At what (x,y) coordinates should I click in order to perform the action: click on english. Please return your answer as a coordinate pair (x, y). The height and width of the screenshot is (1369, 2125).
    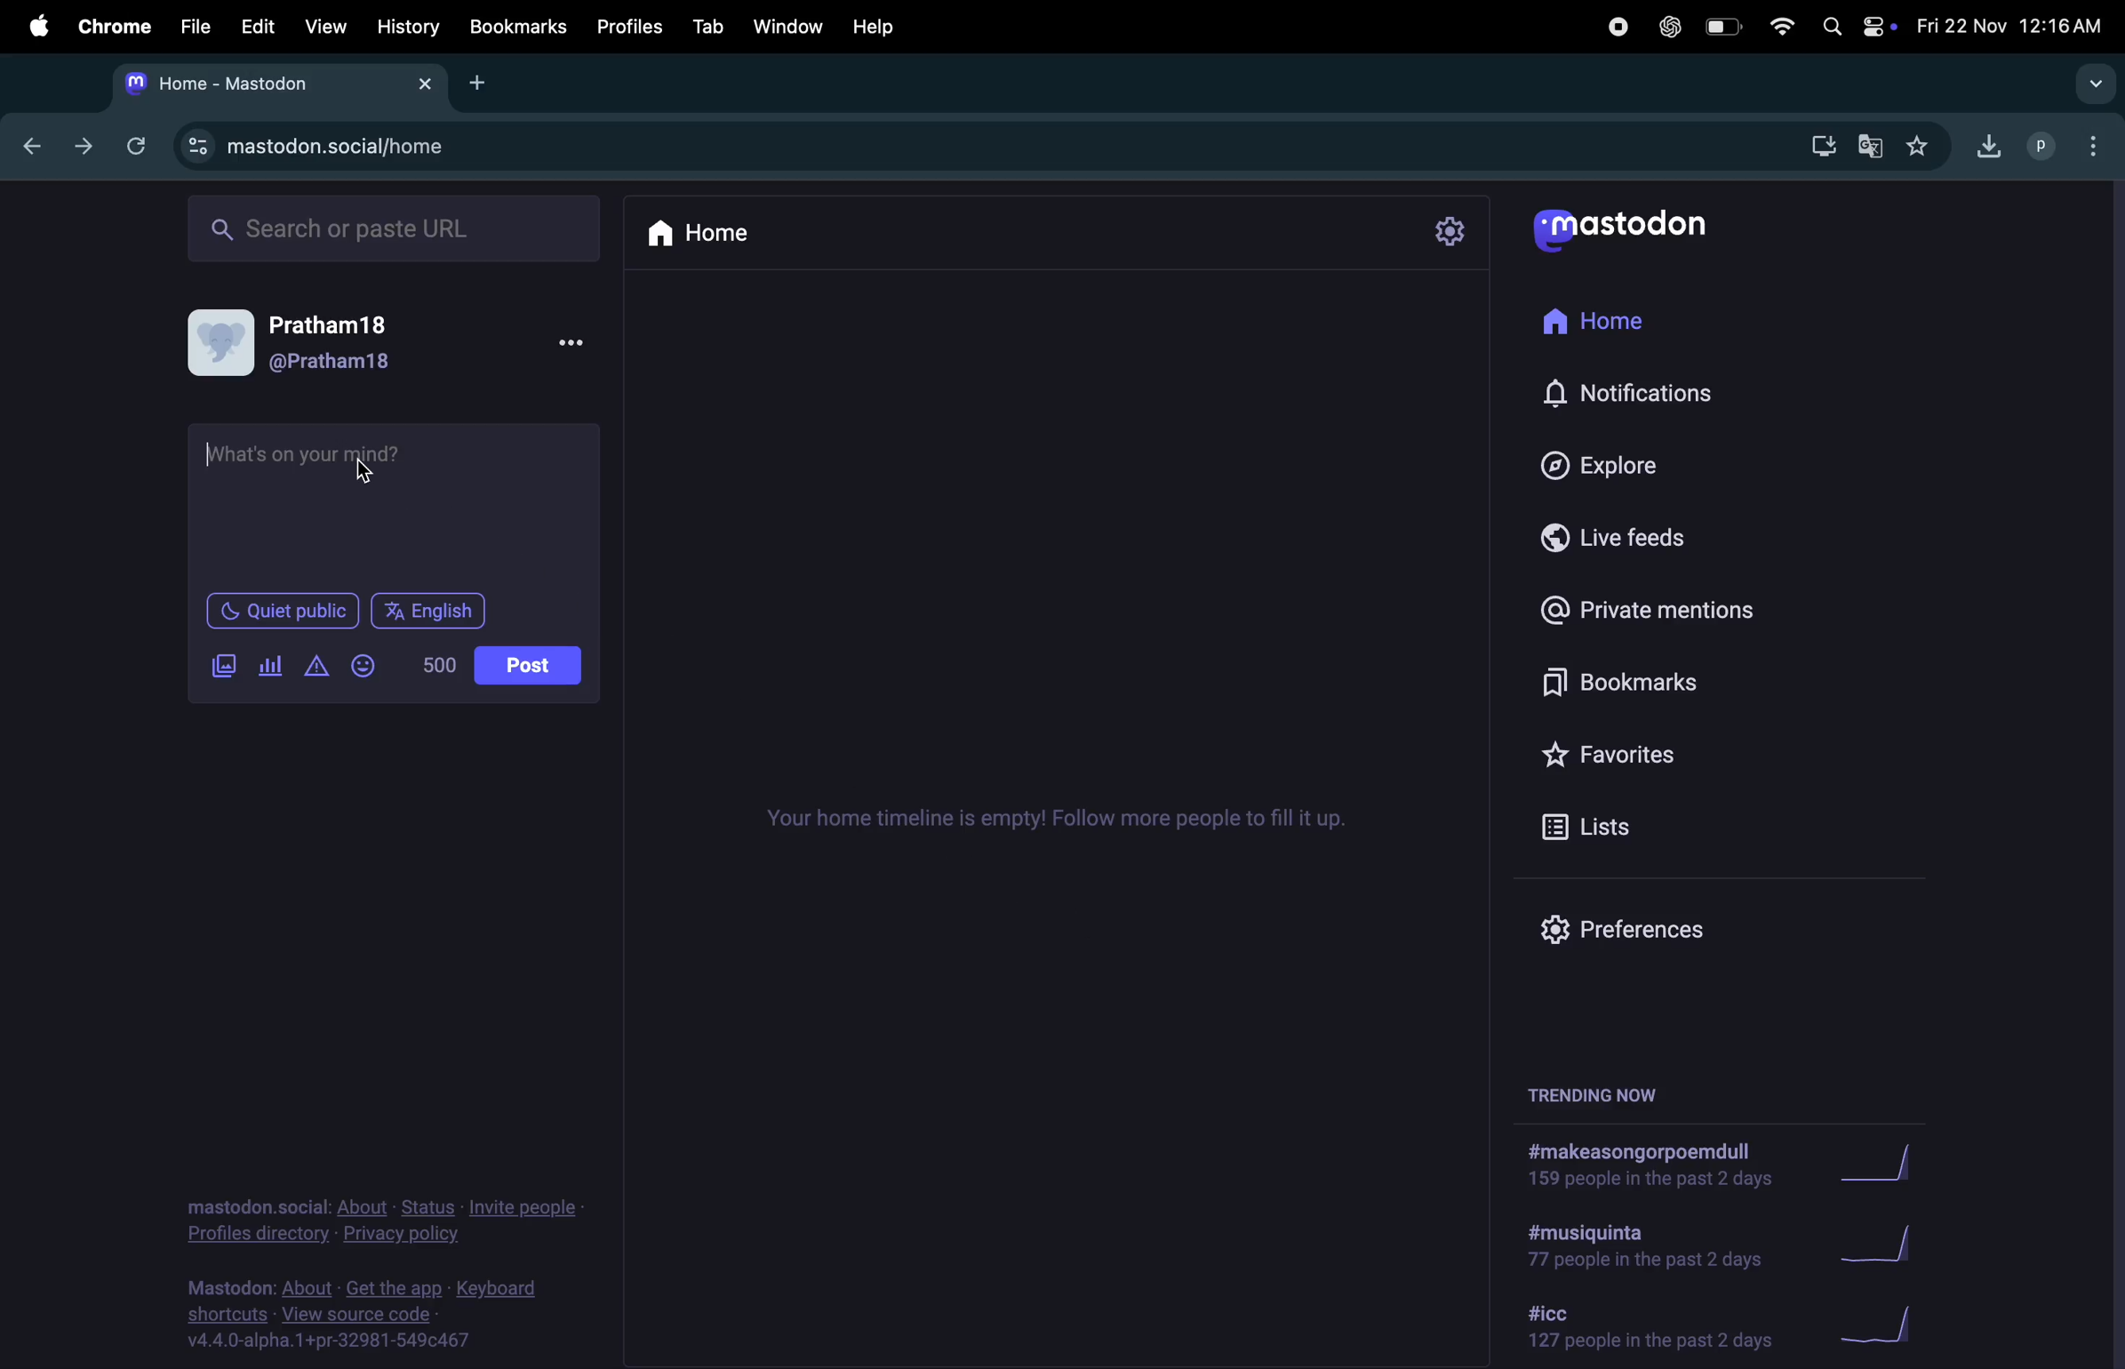
    Looking at the image, I should click on (424, 612).